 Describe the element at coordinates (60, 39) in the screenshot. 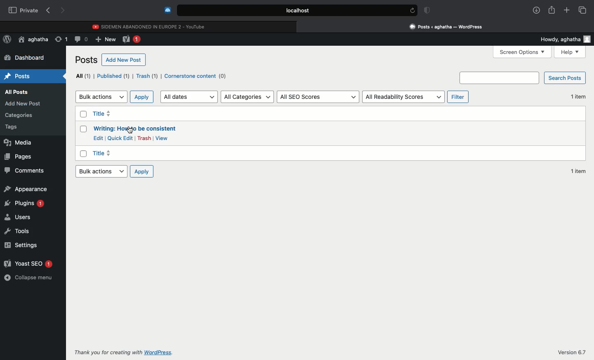

I see `Update` at that location.